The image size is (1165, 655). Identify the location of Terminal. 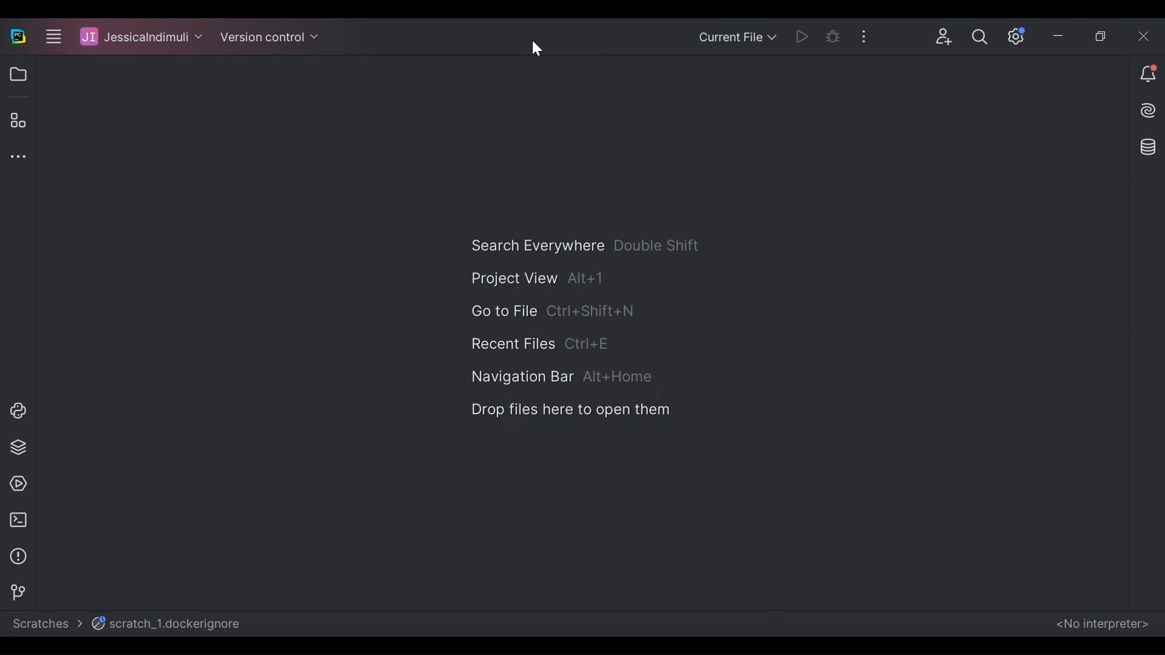
(18, 519).